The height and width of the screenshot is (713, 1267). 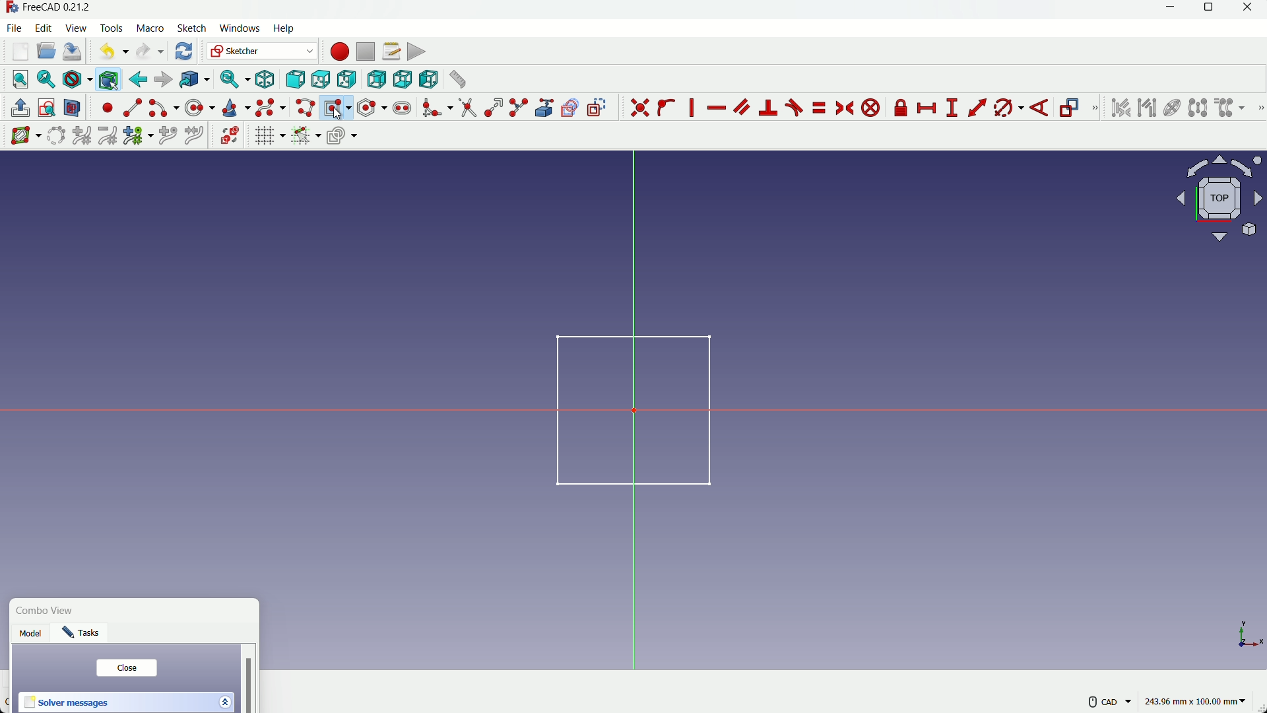 What do you see at coordinates (928, 108) in the screenshot?
I see `constraint horizontal distance` at bounding box center [928, 108].